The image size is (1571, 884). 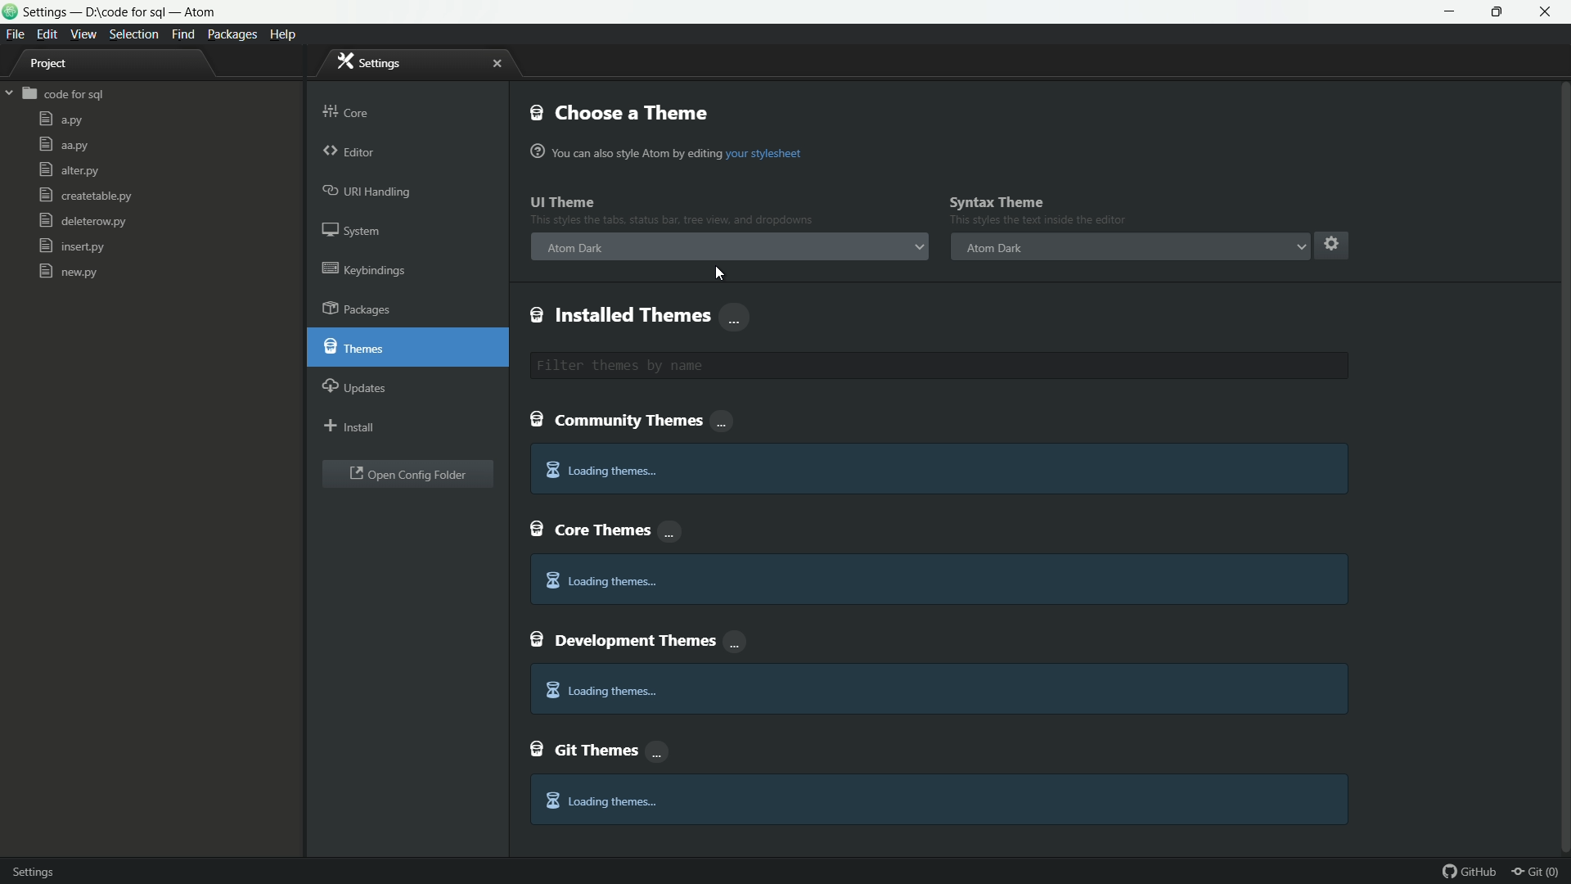 I want to click on atom dark, so click(x=992, y=248).